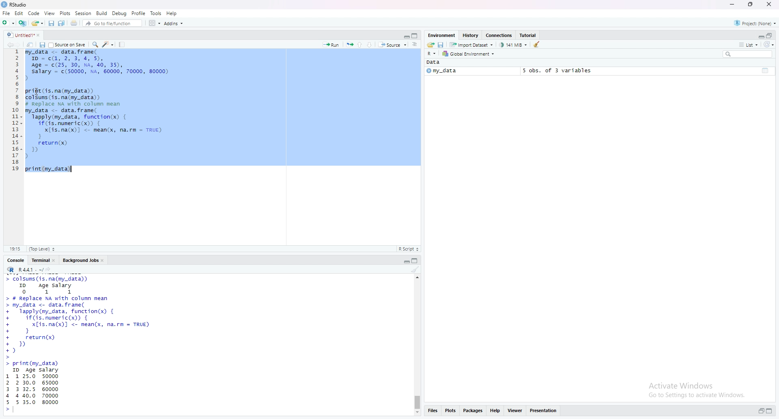 This screenshot has height=419, width=779. I want to click on view, so click(49, 13).